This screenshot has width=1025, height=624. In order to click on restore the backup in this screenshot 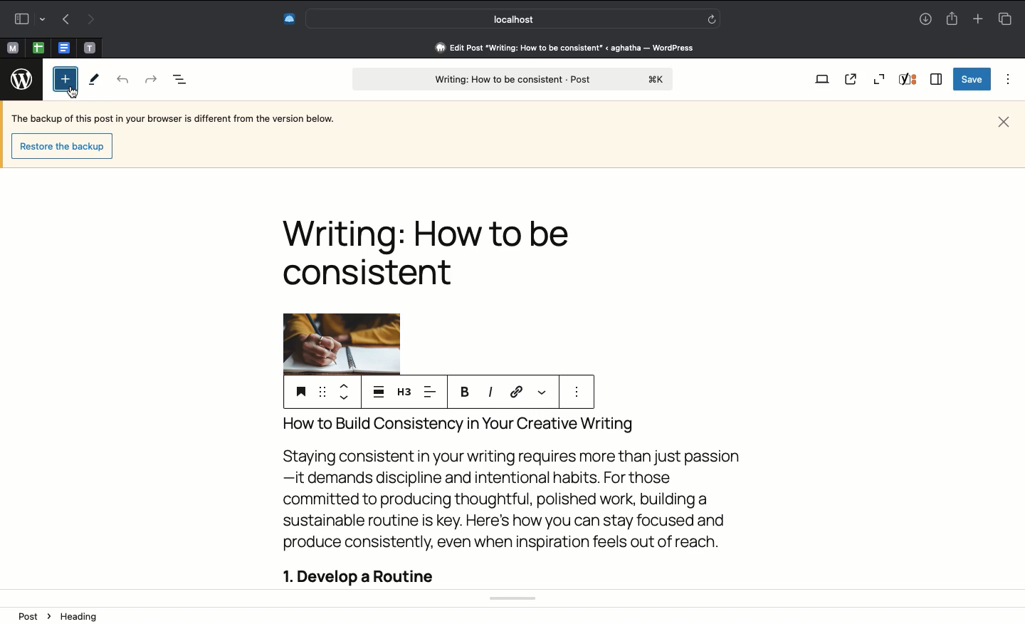, I will do `click(62, 146)`.